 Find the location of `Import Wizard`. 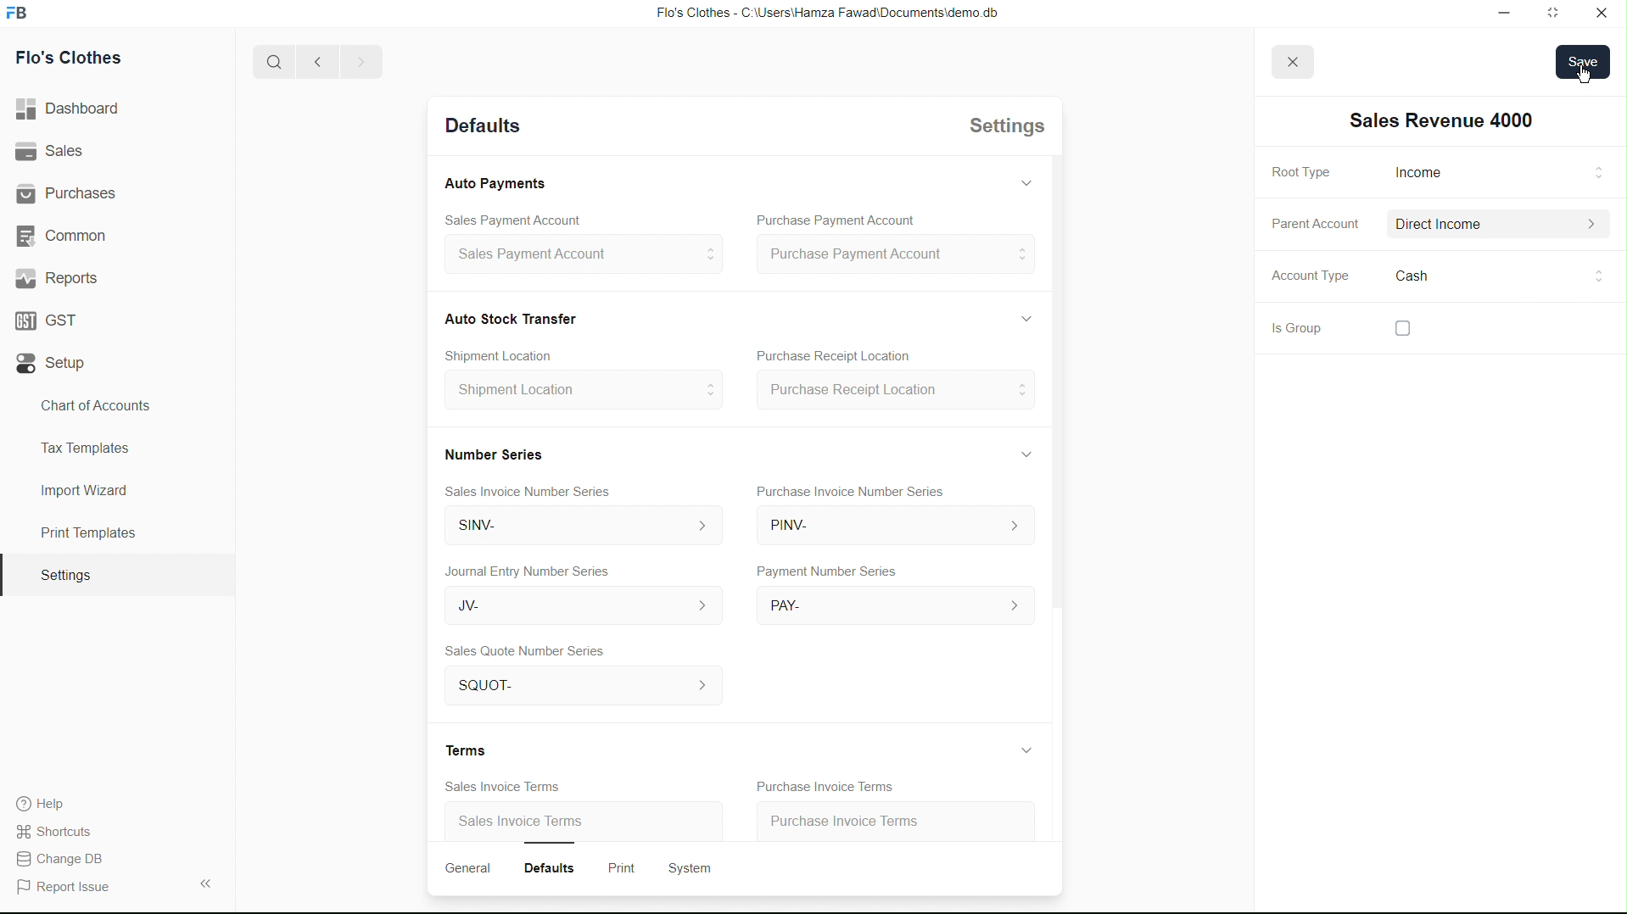

Import Wizard is located at coordinates (84, 490).